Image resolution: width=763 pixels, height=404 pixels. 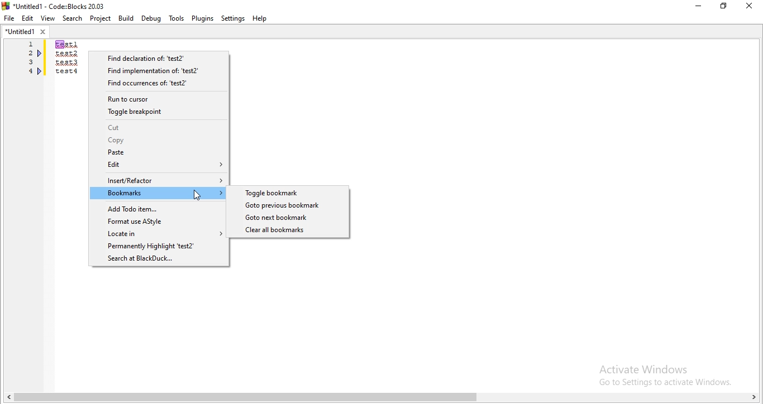 What do you see at coordinates (160, 84) in the screenshot?
I see `Find occurrences of: 'test2'` at bounding box center [160, 84].